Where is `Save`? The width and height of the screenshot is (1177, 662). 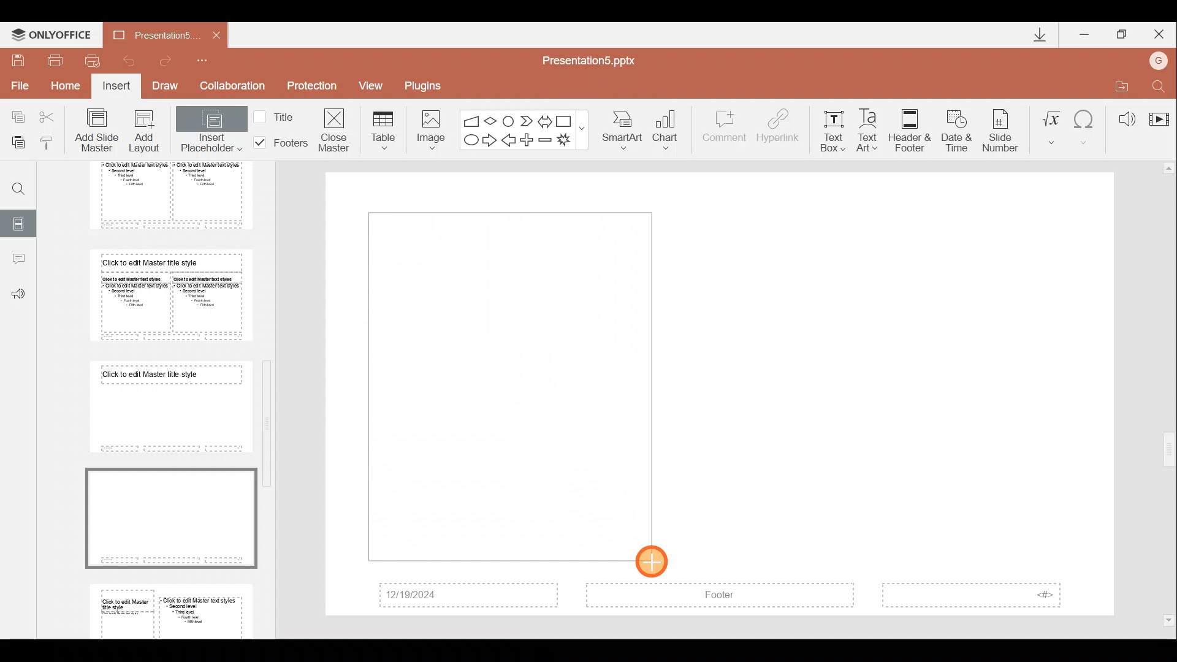
Save is located at coordinates (18, 59).